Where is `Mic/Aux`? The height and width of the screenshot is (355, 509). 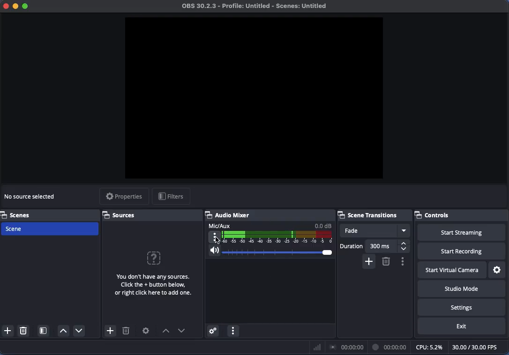
Mic/Aux is located at coordinates (220, 225).